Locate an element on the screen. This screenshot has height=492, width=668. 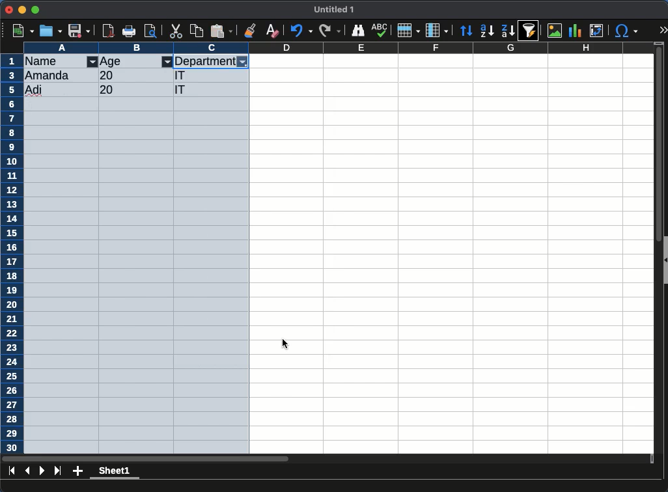
filter is located at coordinates (167, 62).